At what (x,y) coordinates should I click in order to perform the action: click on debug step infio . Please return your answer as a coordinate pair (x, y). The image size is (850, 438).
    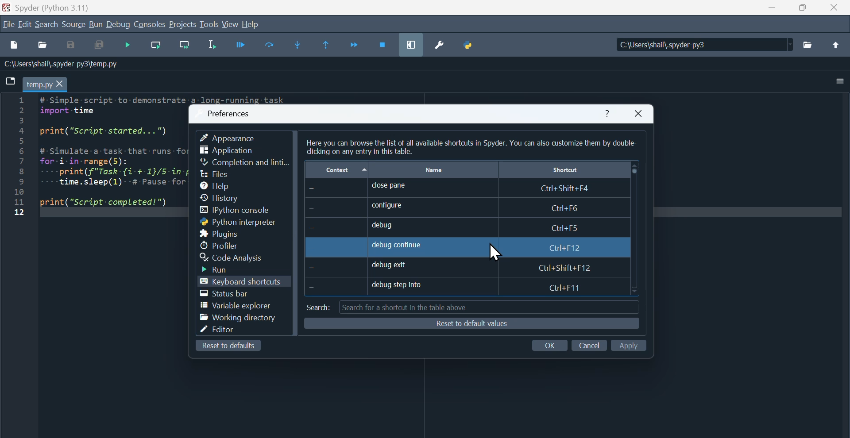
    Looking at the image, I should click on (456, 287).